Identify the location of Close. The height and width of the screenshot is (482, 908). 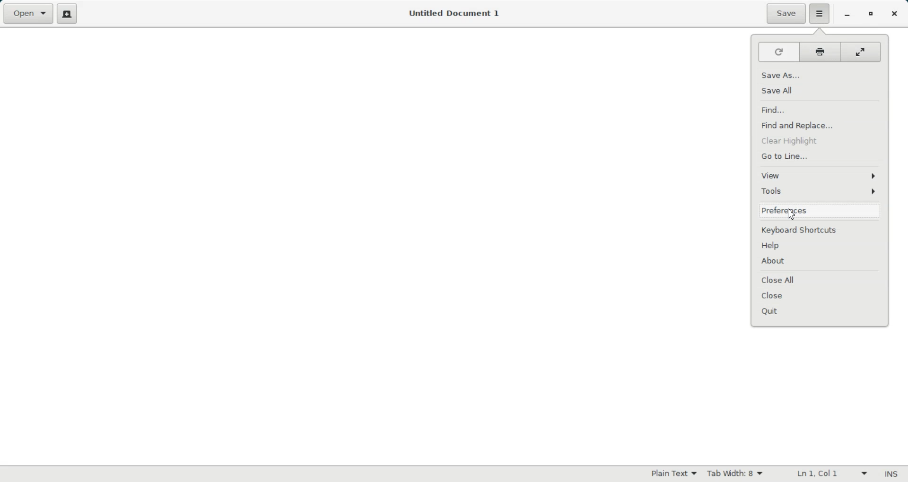
(894, 13).